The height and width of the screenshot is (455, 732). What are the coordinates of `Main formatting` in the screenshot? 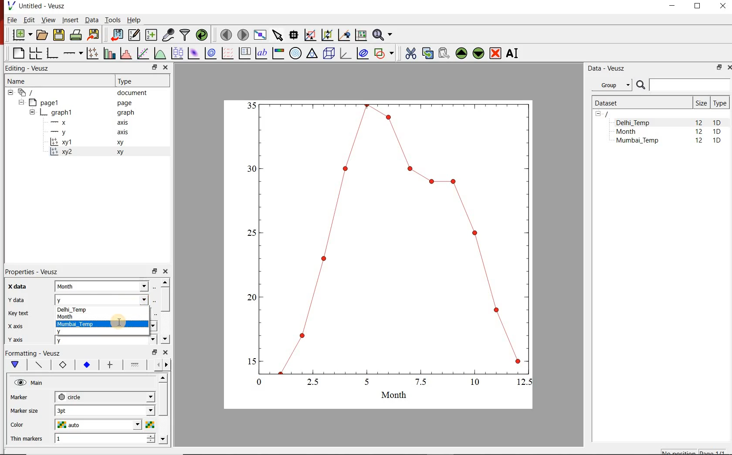 It's located at (14, 365).